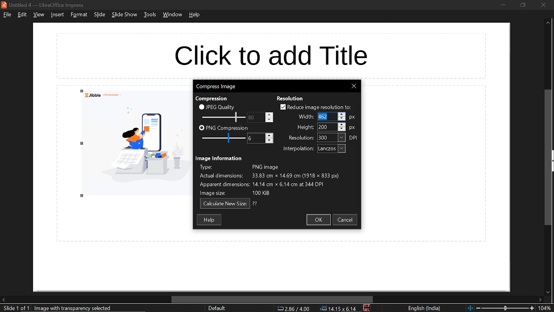 The width and height of the screenshot is (554, 312). I want to click on decrease png compression, so click(269, 141).